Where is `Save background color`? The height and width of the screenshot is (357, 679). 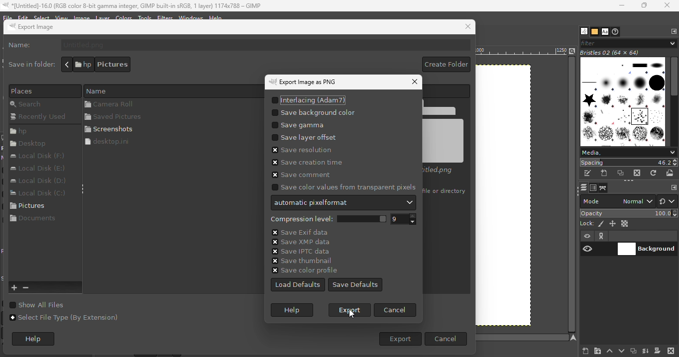
Save background color is located at coordinates (315, 111).